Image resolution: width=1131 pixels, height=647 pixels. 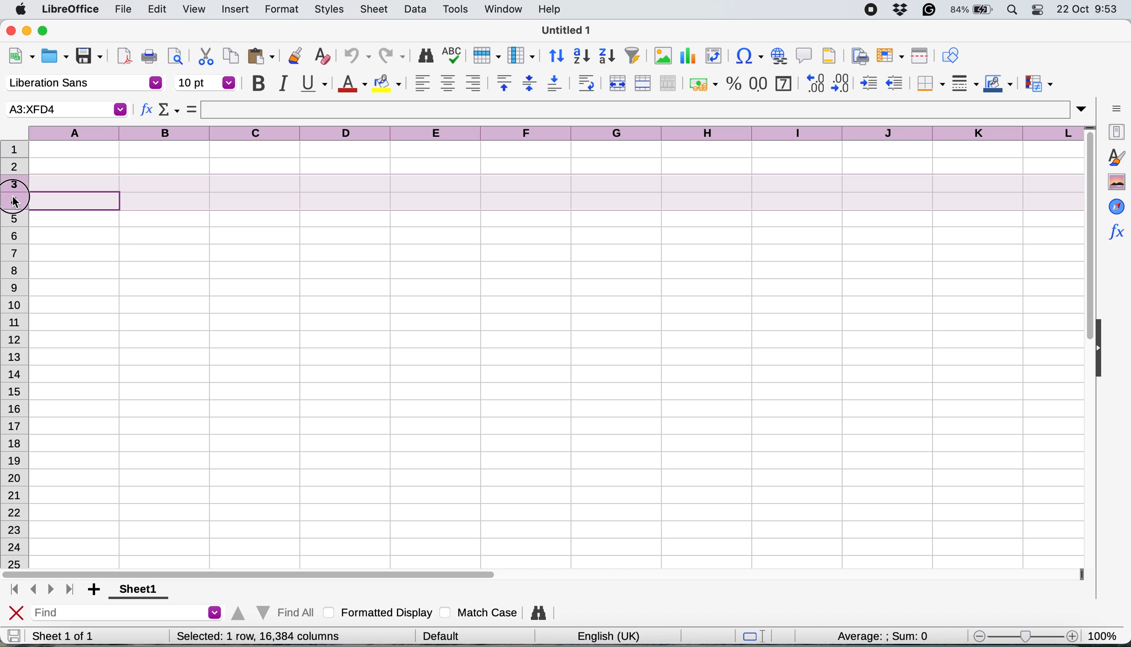 I want to click on define print area, so click(x=858, y=55).